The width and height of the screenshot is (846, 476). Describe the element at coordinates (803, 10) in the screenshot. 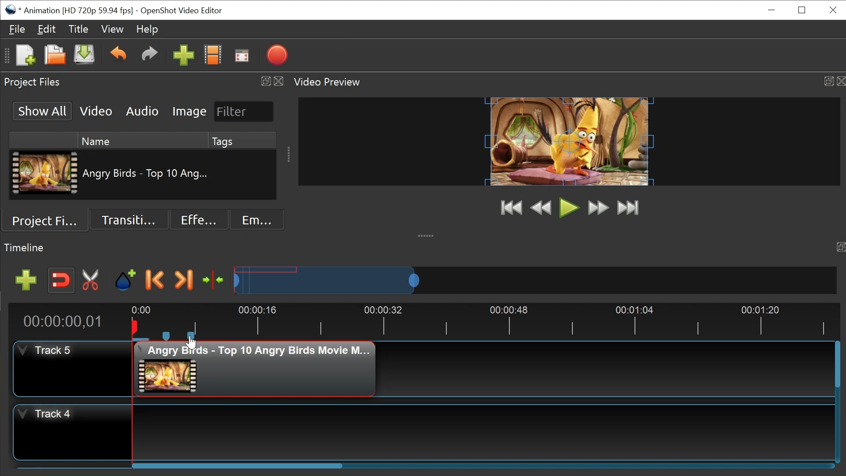

I see `Restore` at that location.